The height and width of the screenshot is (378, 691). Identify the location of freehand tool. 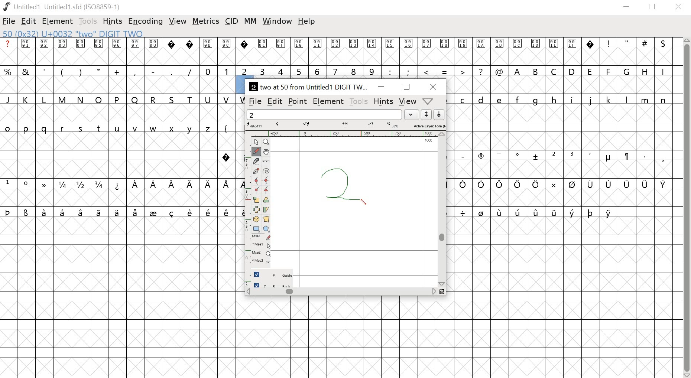
(257, 151).